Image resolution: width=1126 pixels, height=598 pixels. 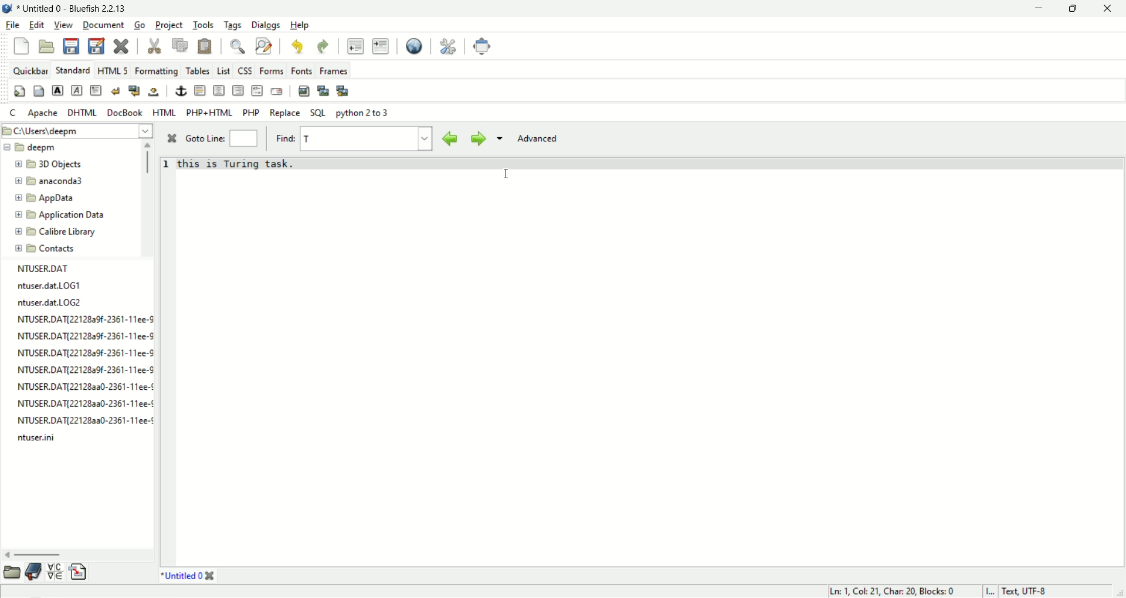 What do you see at coordinates (135, 91) in the screenshot?
I see `break and clear` at bounding box center [135, 91].